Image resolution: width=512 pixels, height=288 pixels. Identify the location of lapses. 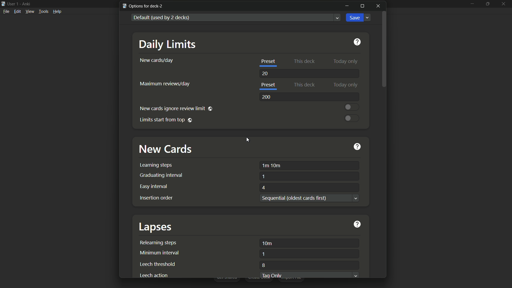
(155, 227).